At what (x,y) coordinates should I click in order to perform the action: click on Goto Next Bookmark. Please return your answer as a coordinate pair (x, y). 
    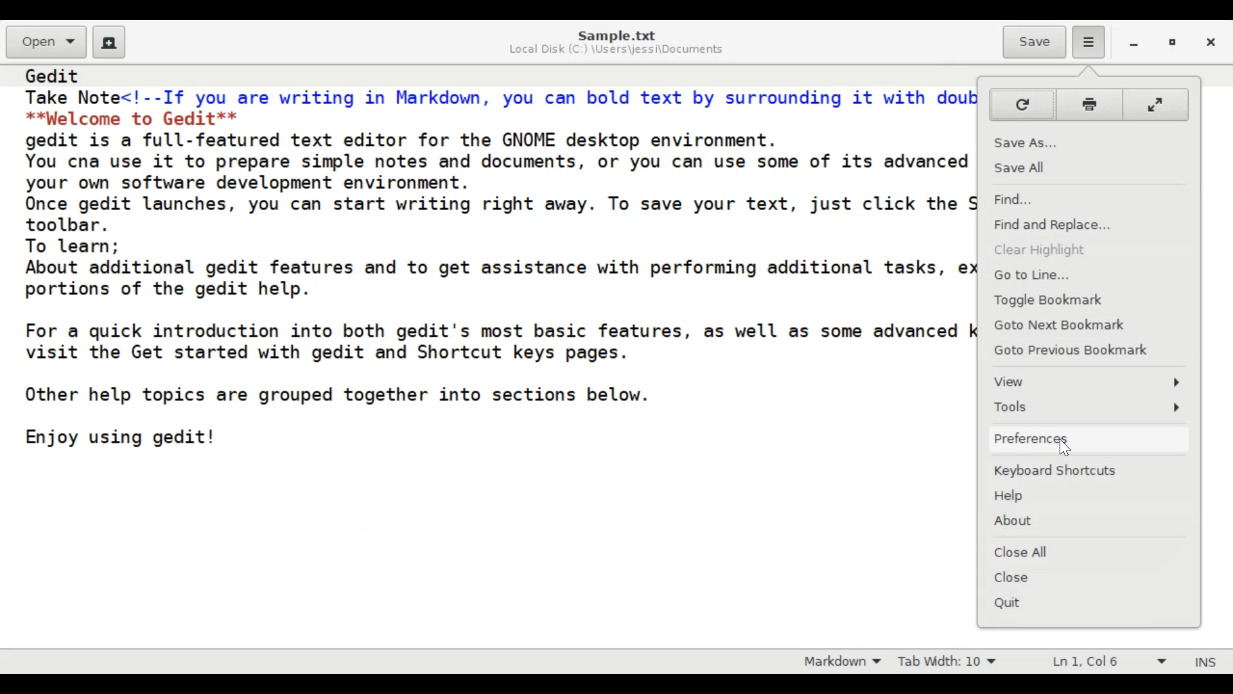
    Looking at the image, I should click on (1058, 326).